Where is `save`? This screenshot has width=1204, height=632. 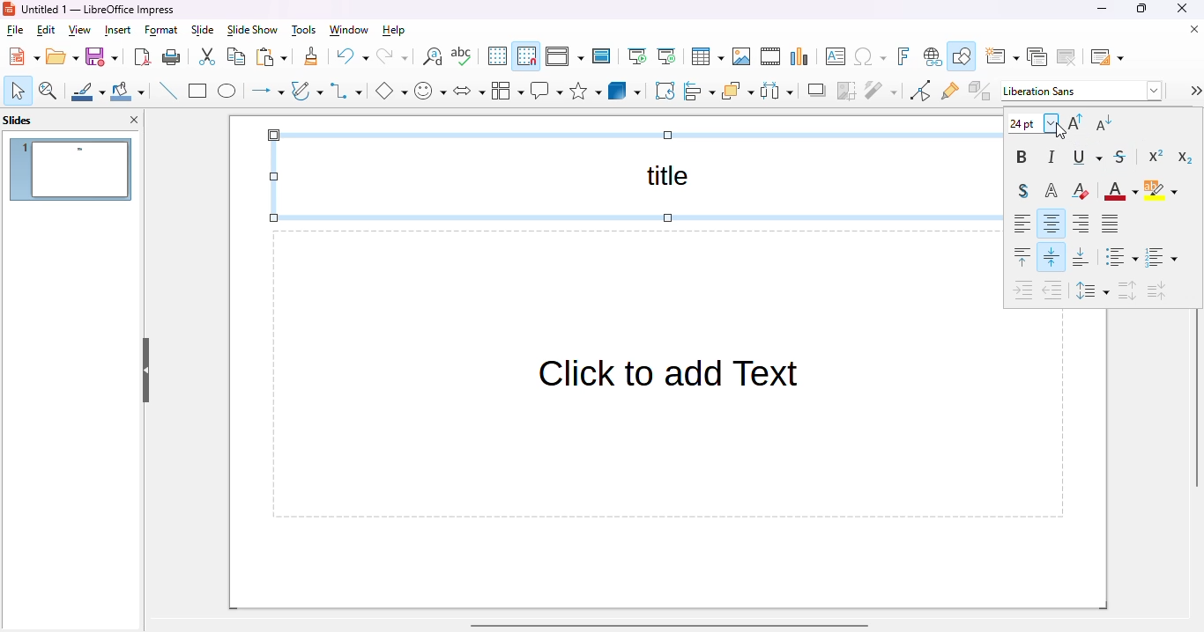 save is located at coordinates (101, 56).